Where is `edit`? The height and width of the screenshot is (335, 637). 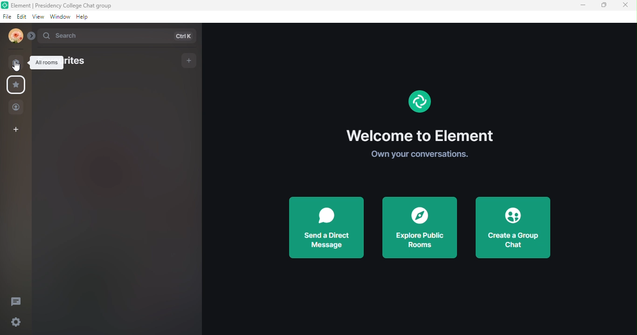
edit is located at coordinates (20, 17).